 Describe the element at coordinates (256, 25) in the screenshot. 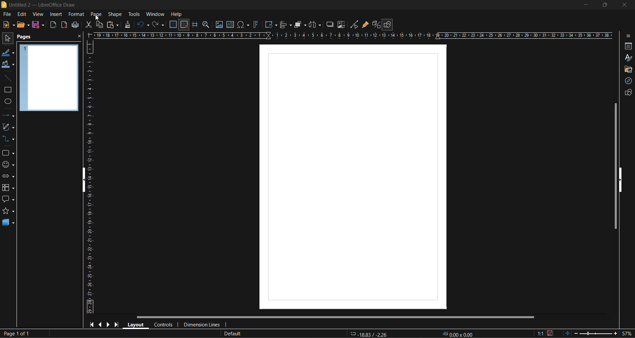

I see `fontwork` at that location.